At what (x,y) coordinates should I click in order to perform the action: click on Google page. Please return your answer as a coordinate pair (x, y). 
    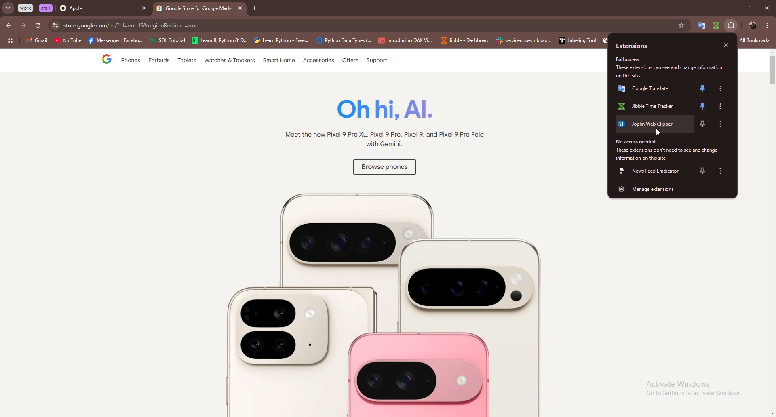
    Looking at the image, I should click on (100, 60).